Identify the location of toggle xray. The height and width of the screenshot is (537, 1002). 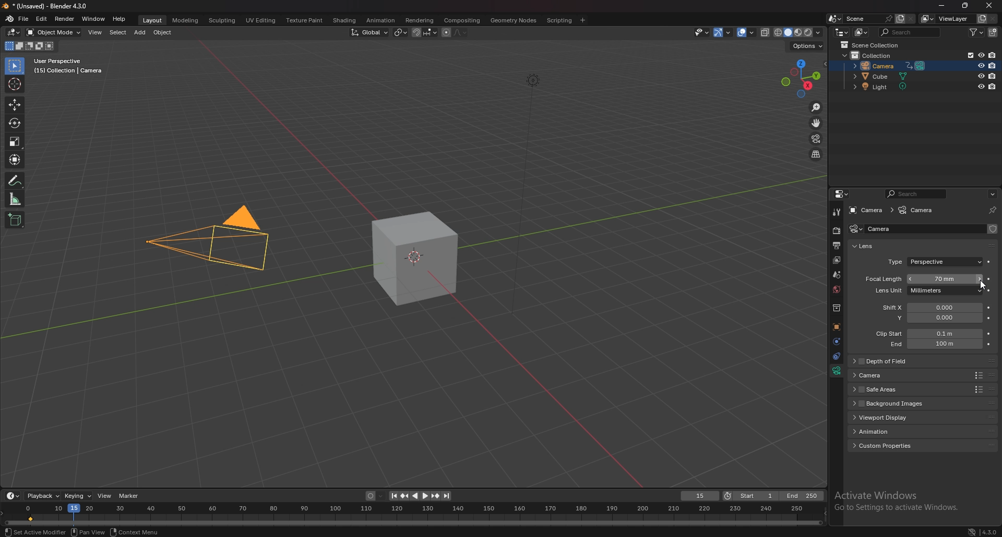
(766, 32).